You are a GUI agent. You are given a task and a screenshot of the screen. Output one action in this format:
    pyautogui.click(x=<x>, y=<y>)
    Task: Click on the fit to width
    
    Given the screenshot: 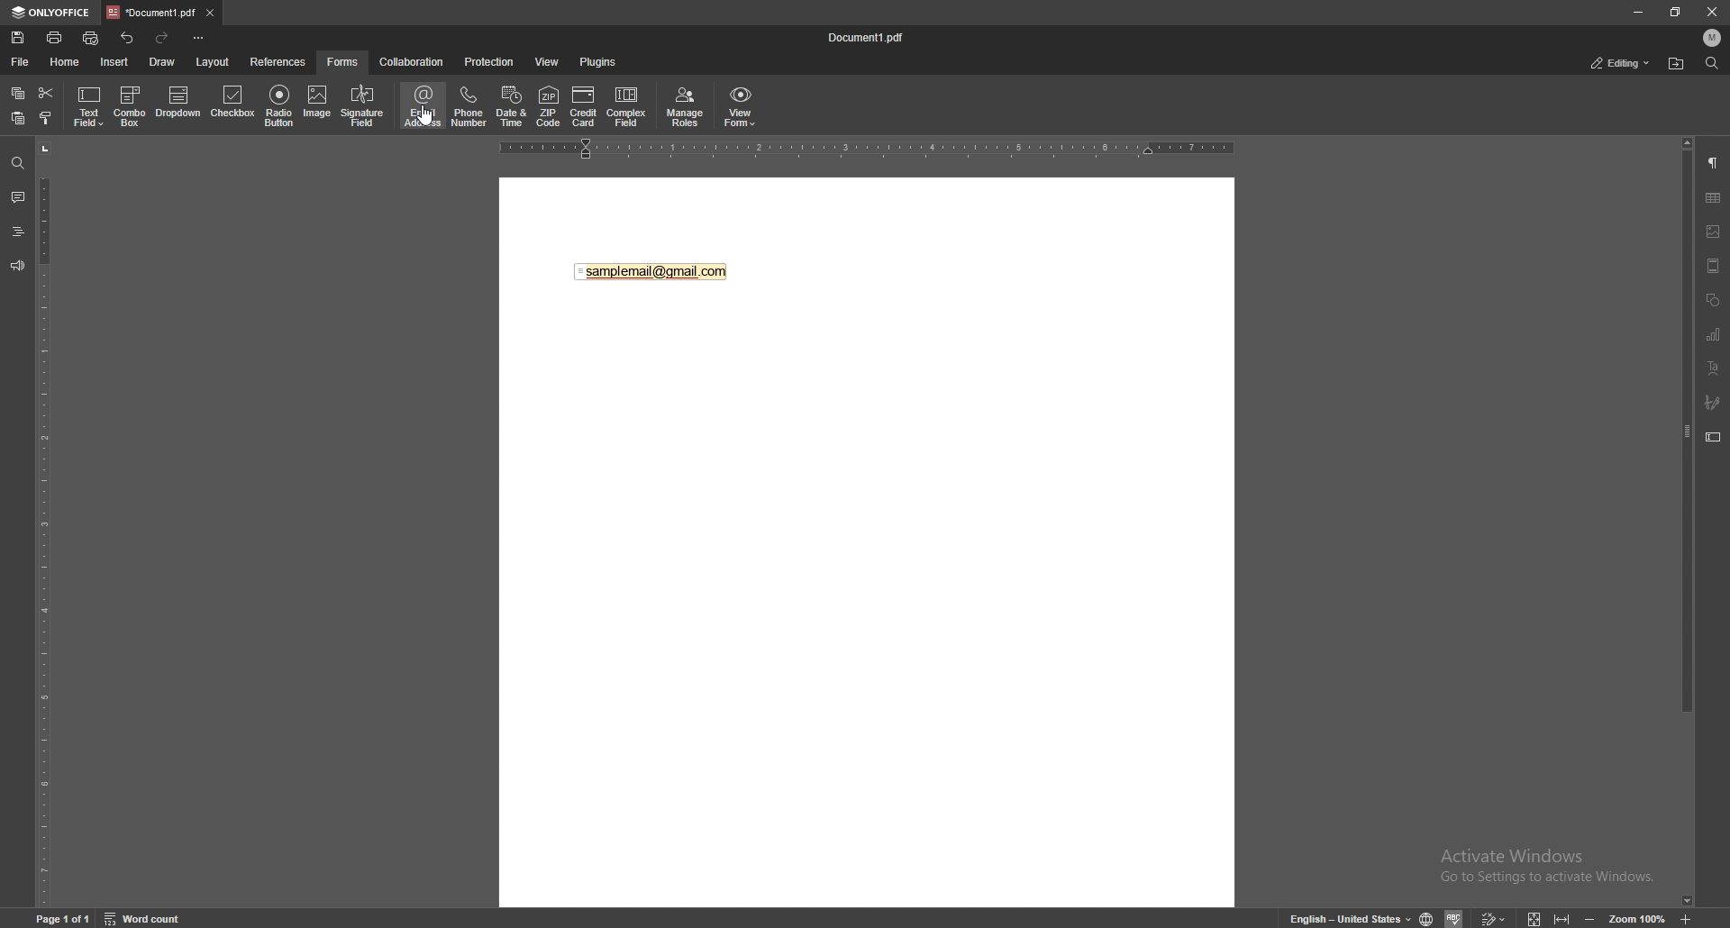 What is the action you would take?
    pyautogui.click(x=1561, y=915)
    